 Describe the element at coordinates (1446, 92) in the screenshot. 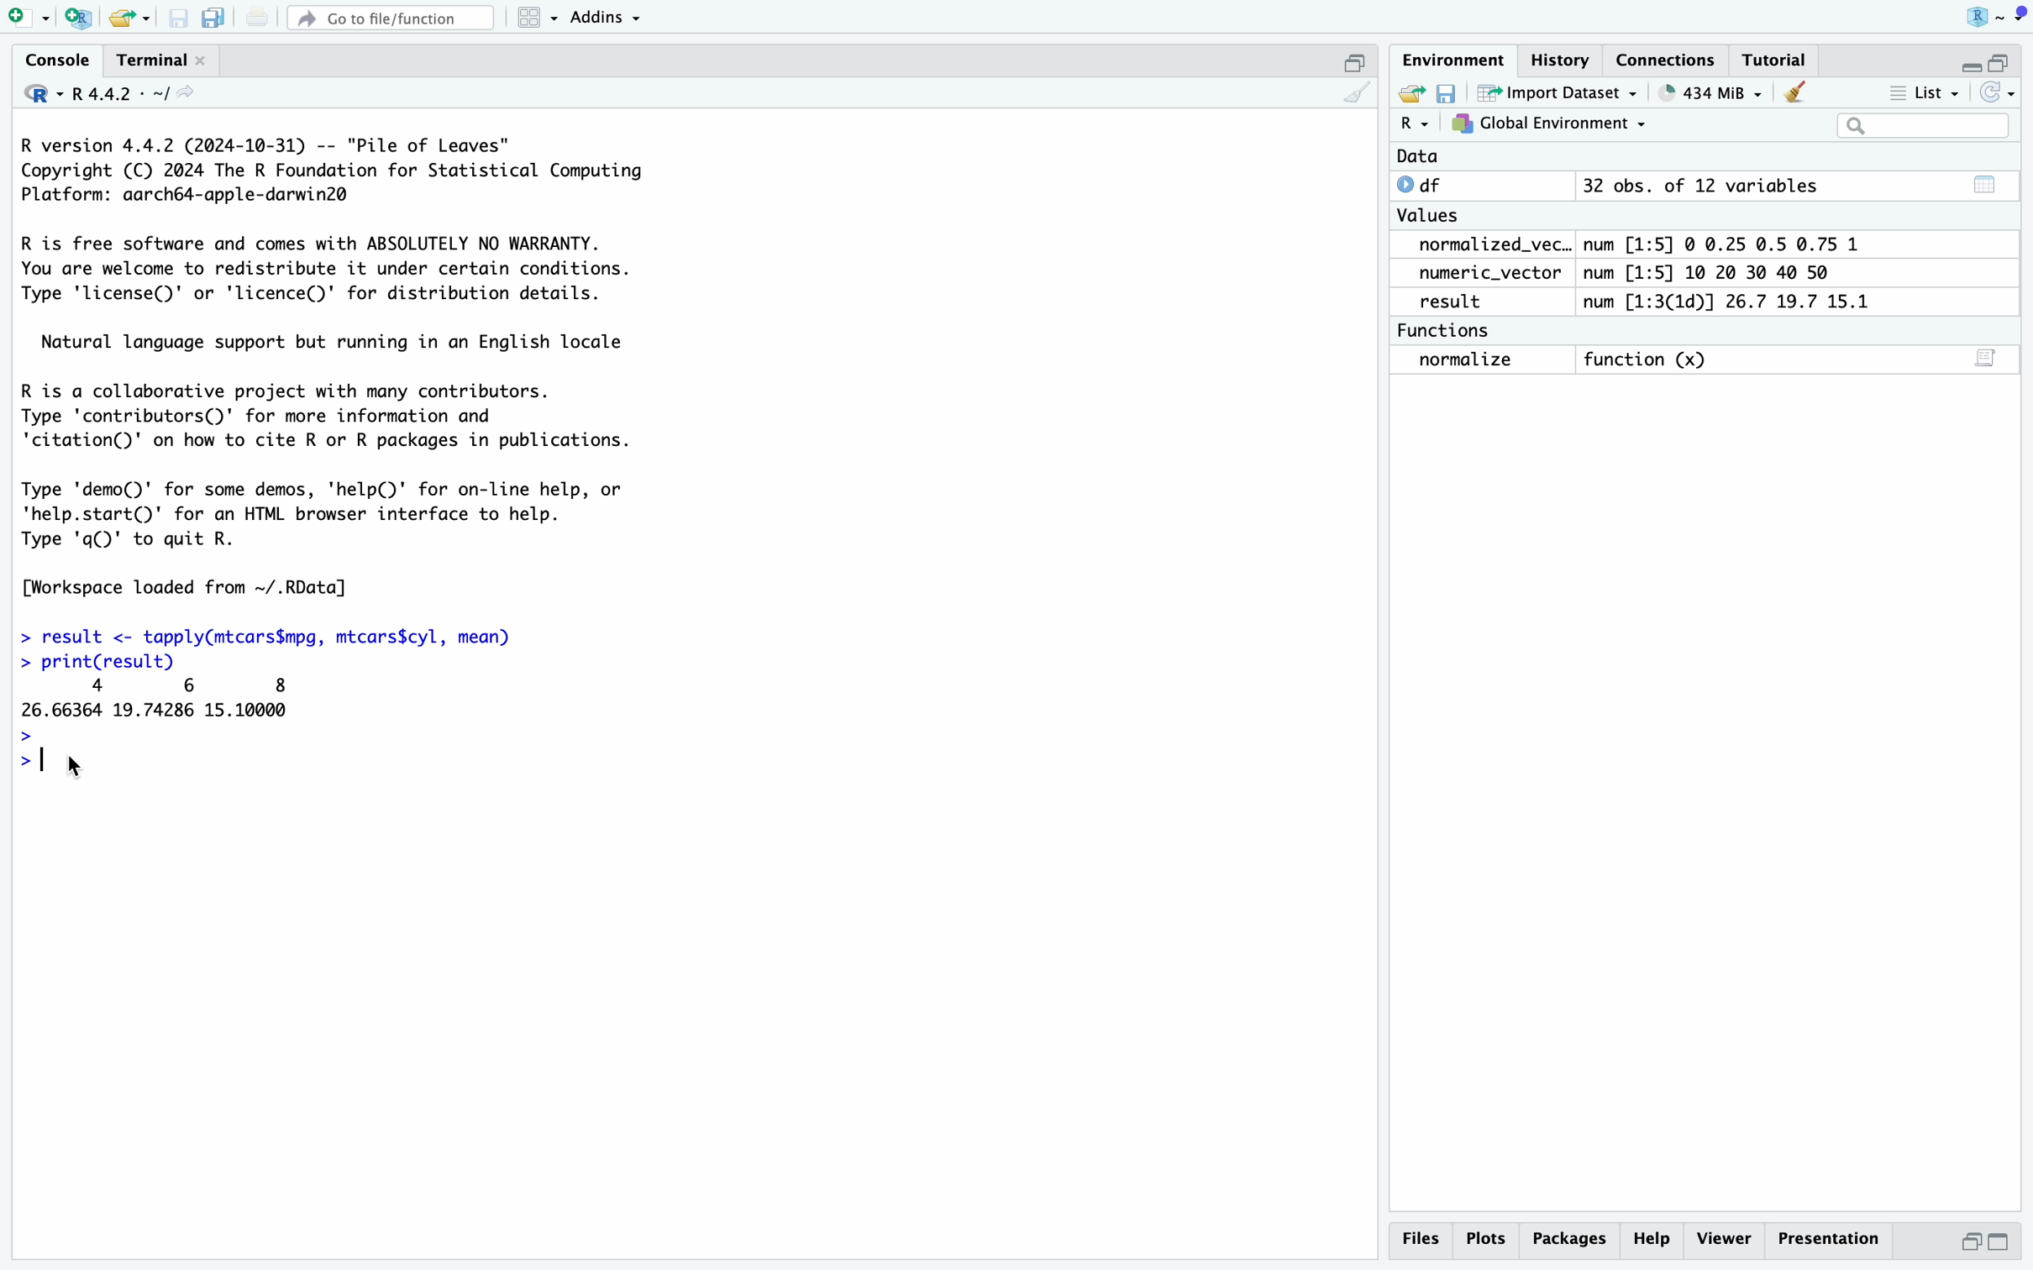

I see `Save` at that location.